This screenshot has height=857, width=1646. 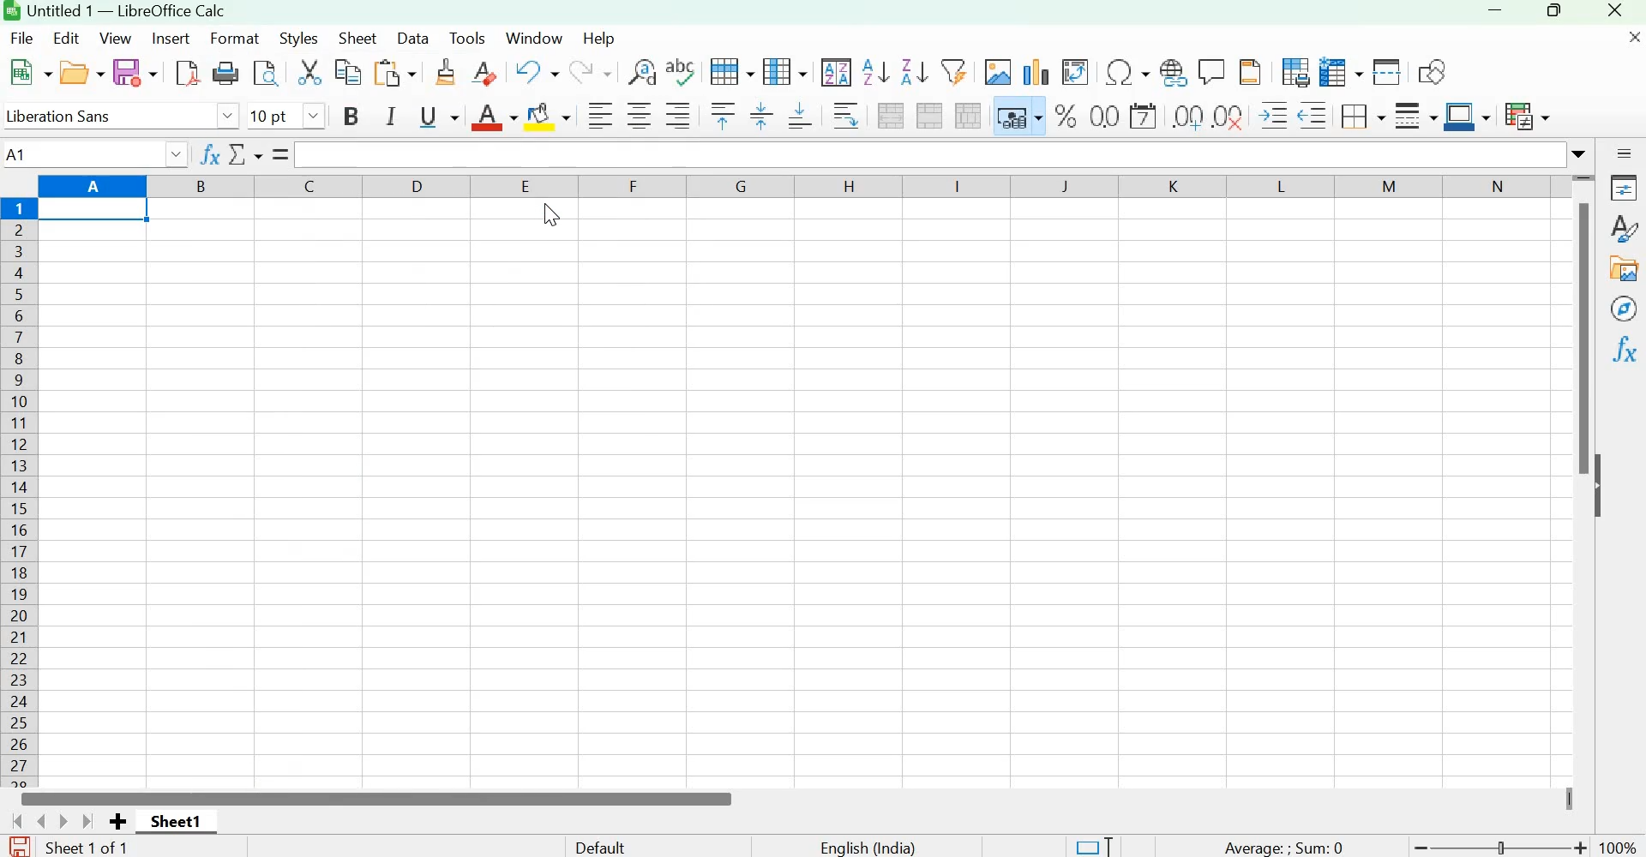 What do you see at coordinates (1361, 115) in the screenshot?
I see `Borders` at bounding box center [1361, 115].